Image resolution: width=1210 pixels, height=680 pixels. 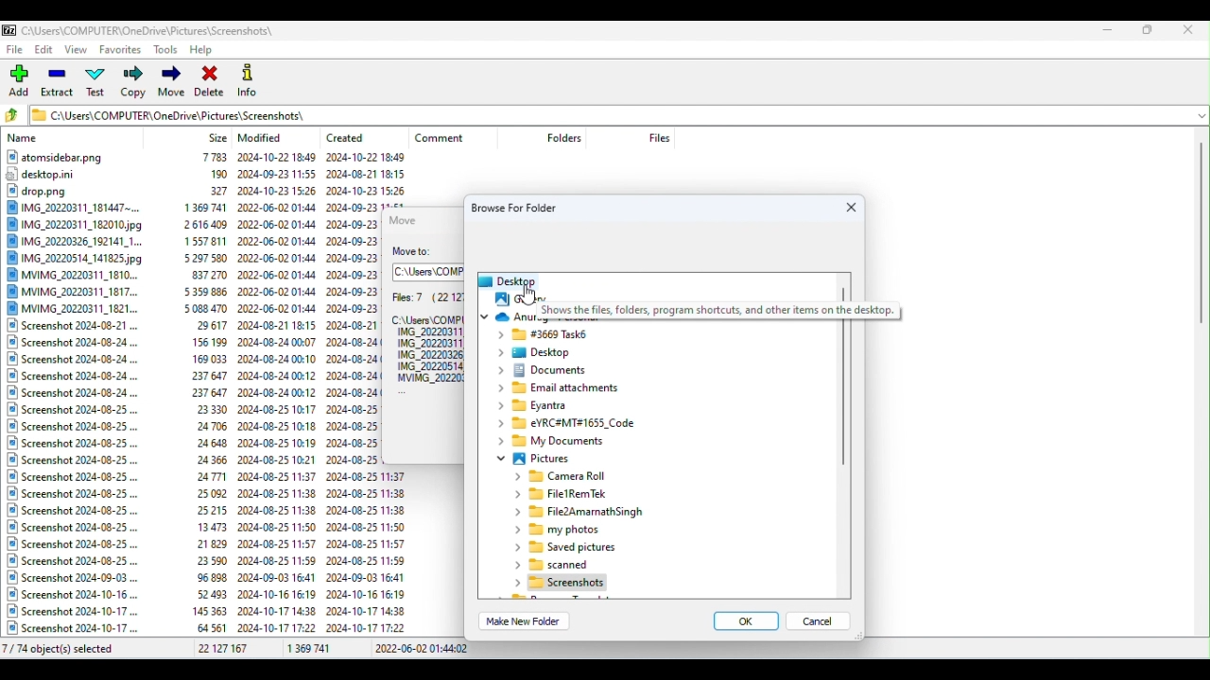 I want to click on Close, so click(x=851, y=208).